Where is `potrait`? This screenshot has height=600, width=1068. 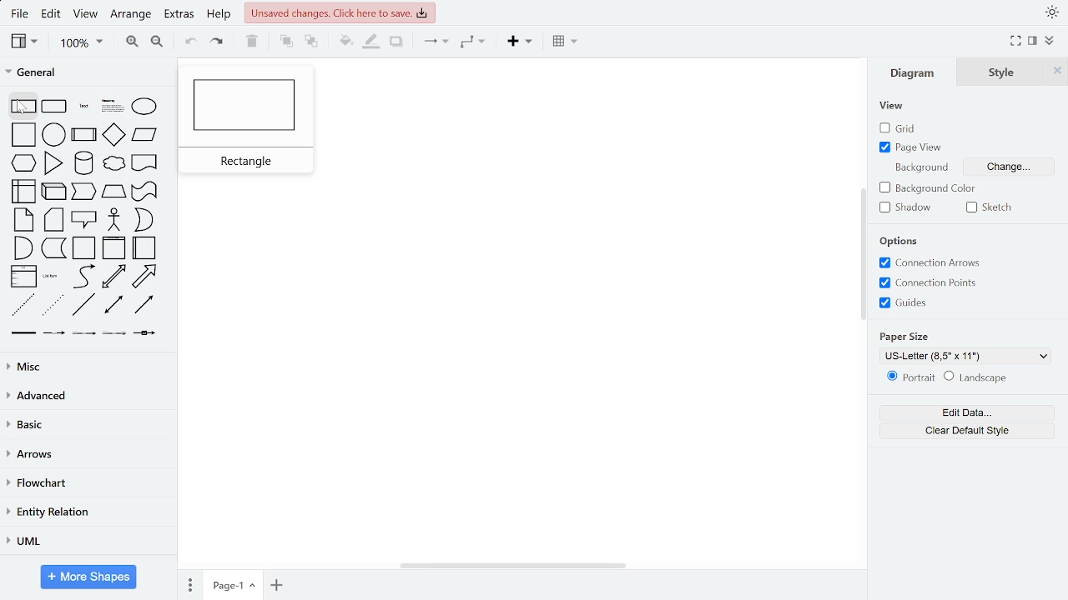 potrait is located at coordinates (910, 379).